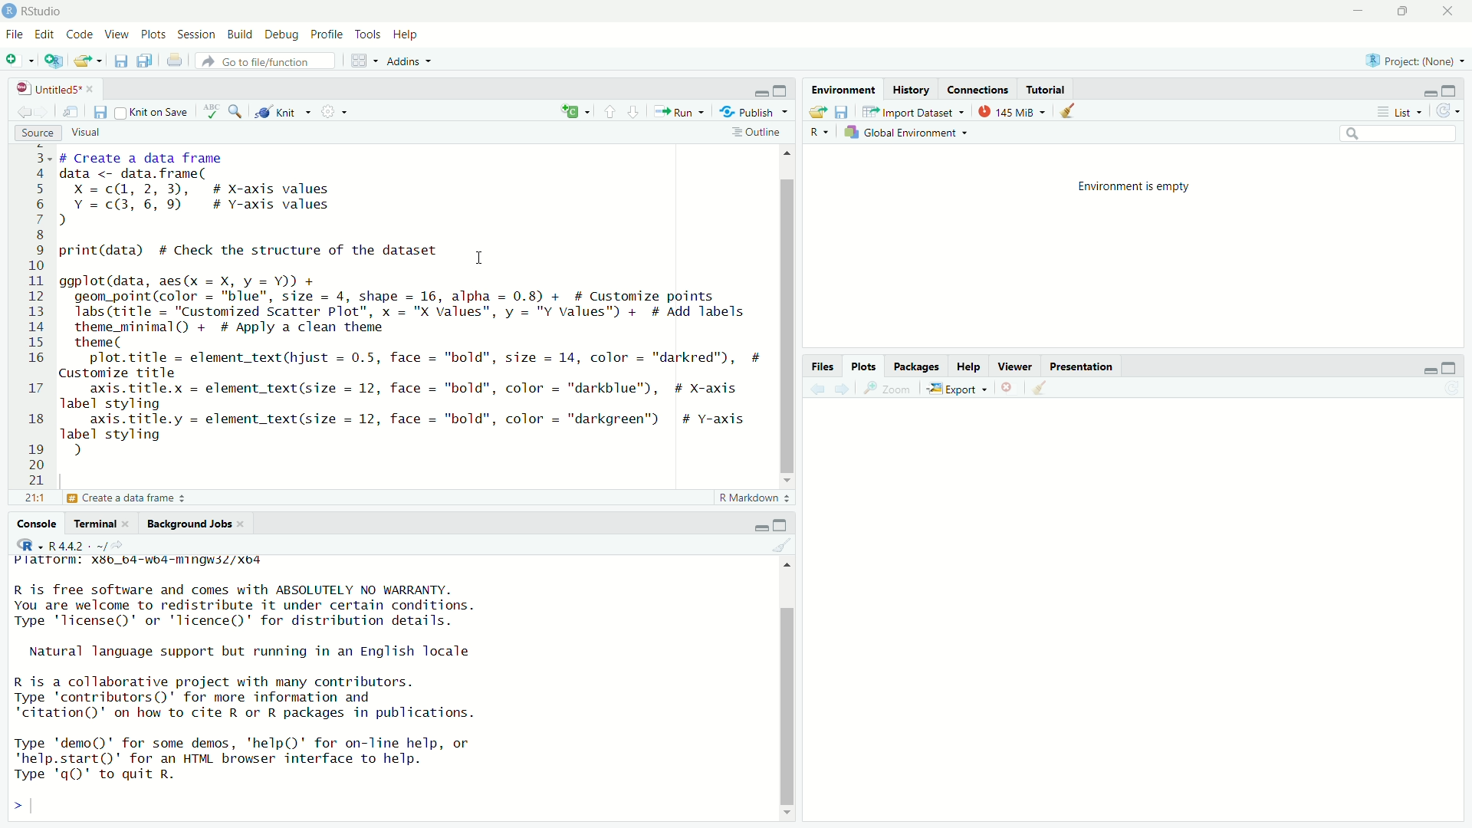 The height and width of the screenshot is (828, 1472). Describe the element at coordinates (978, 91) in the screenshot. I see `Connections` at that location.